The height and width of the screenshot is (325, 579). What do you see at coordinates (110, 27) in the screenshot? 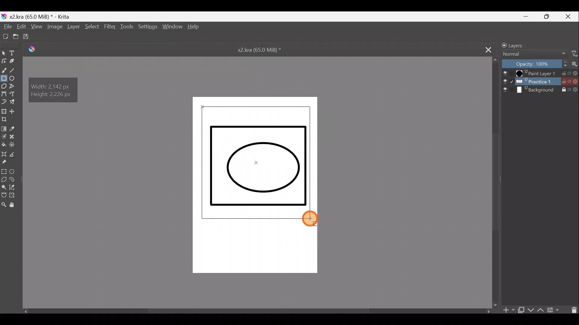
I see `Filter` at bounding box center [110, 27].